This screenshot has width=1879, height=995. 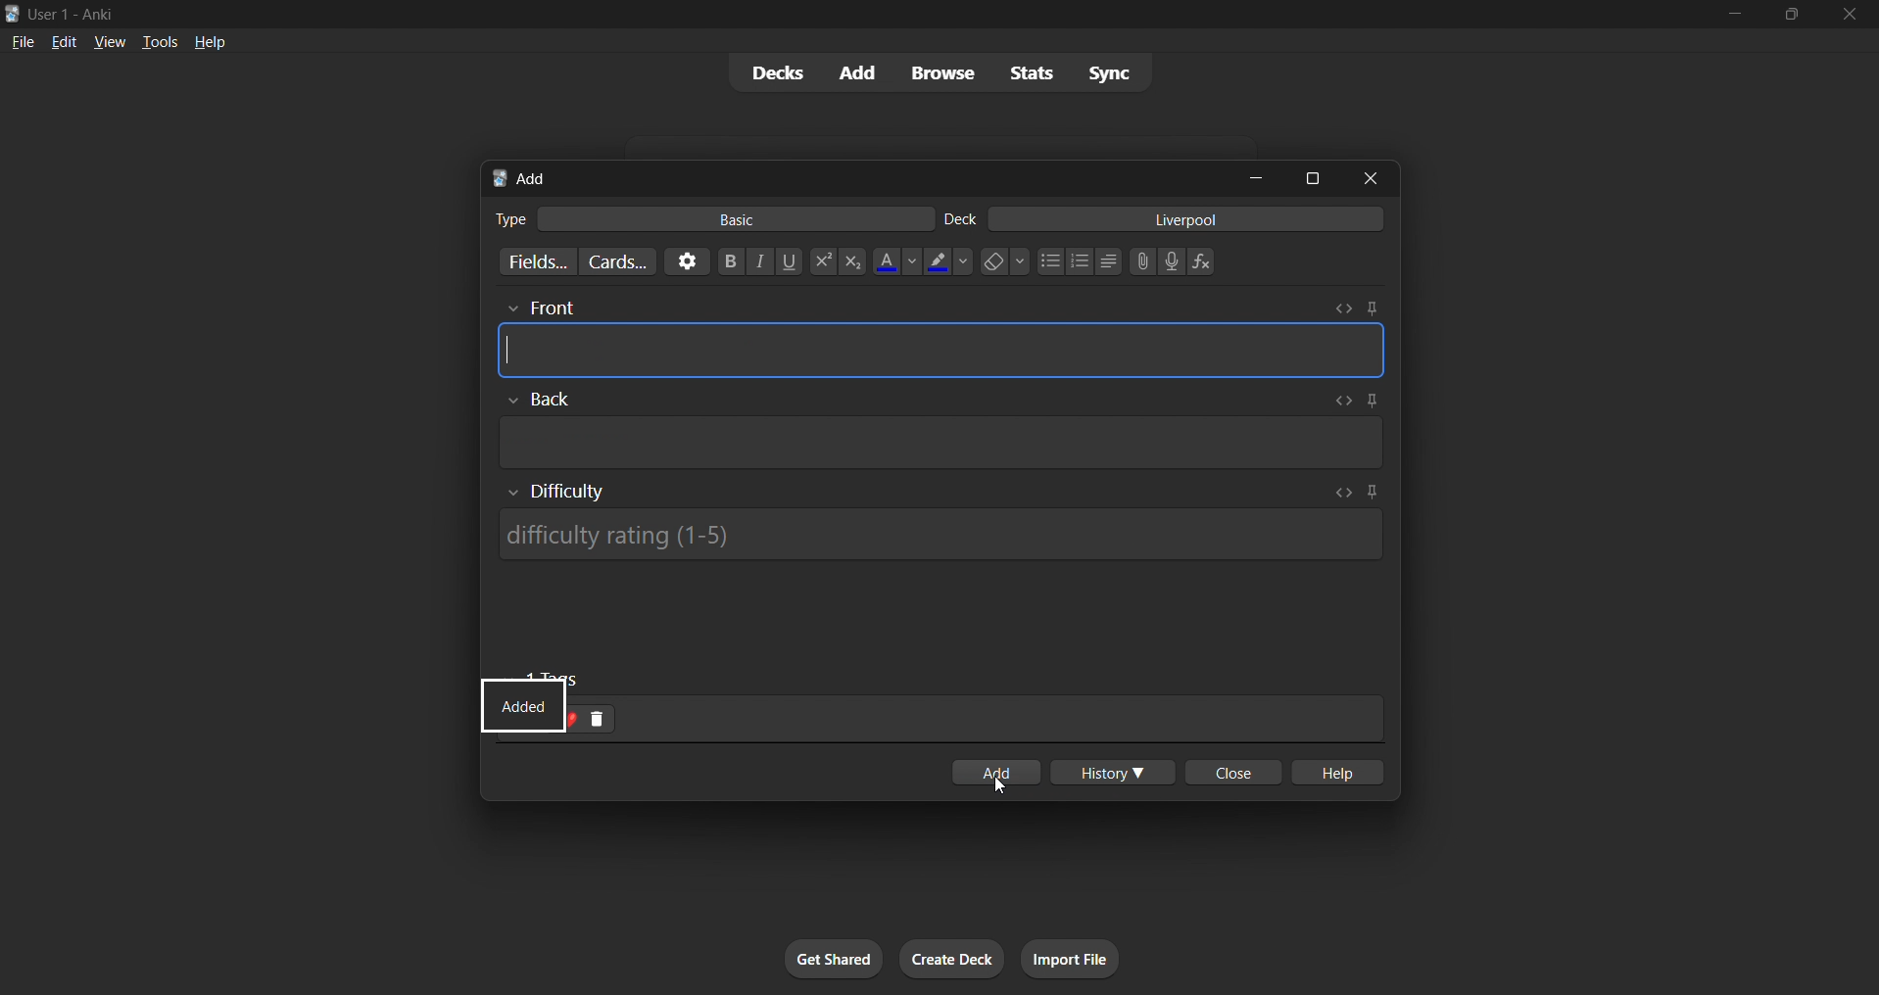 I want to click on maximize/restore, so click(x=1792, y=15).